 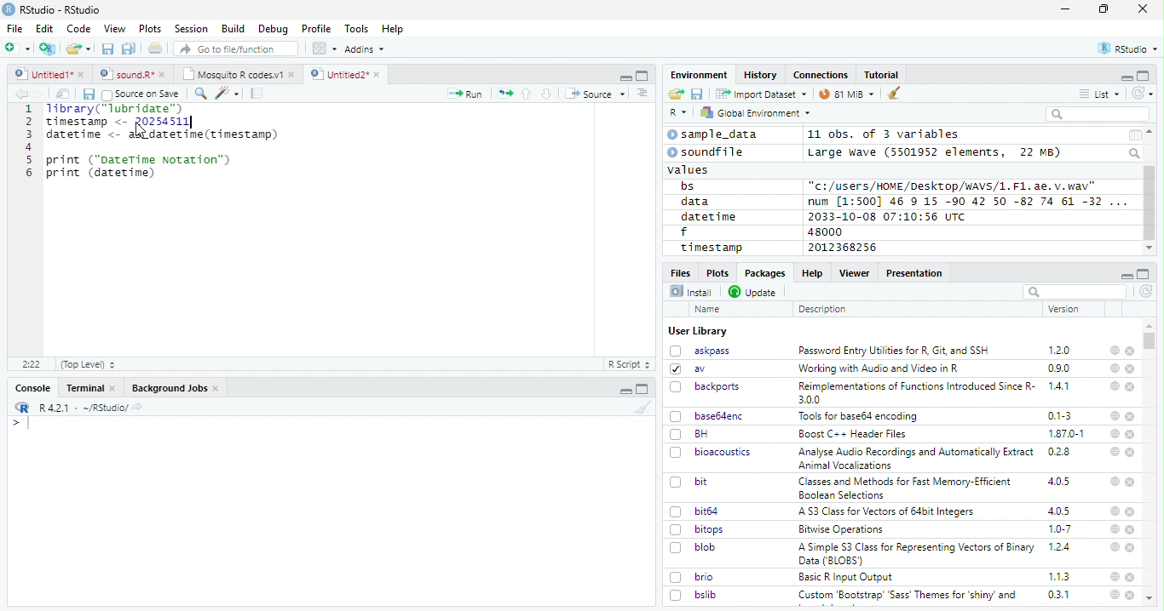 What do you see at coordinates (698, 529) in the screenshot?
I see `bitops` at bounding box center [698, 529].